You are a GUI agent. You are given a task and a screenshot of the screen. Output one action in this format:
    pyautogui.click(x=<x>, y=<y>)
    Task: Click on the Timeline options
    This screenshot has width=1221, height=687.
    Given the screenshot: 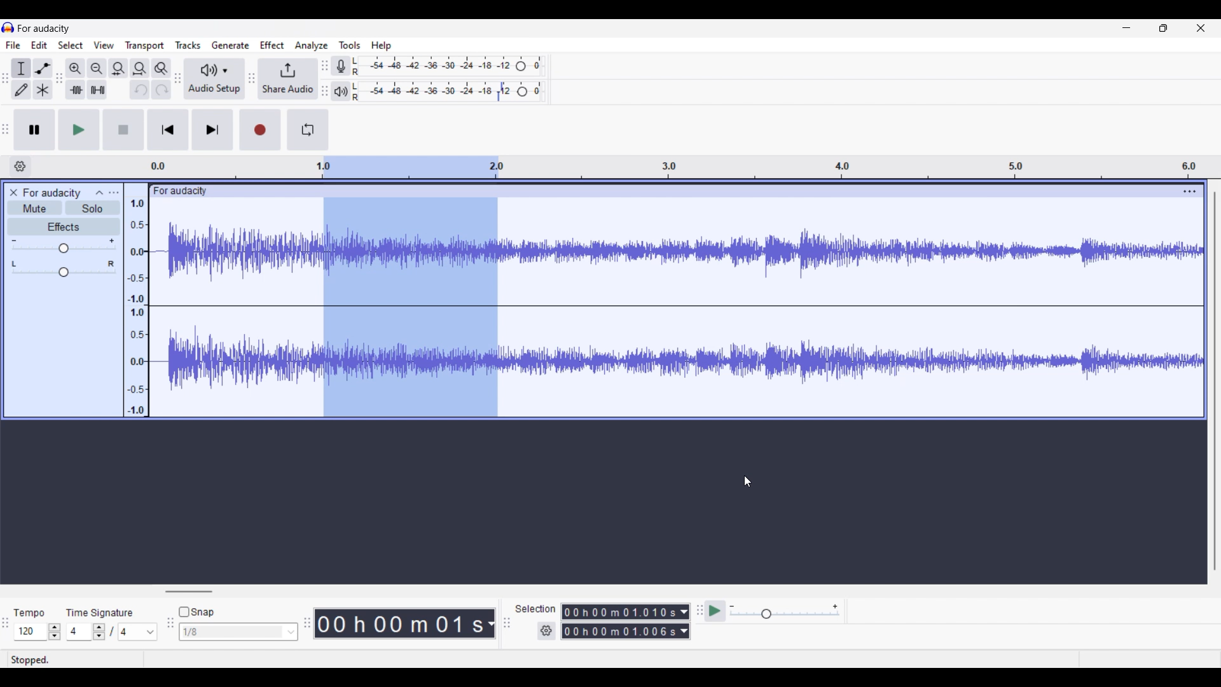 What is the action you would take?
    pyautogui.click(x=20, y=167)
    